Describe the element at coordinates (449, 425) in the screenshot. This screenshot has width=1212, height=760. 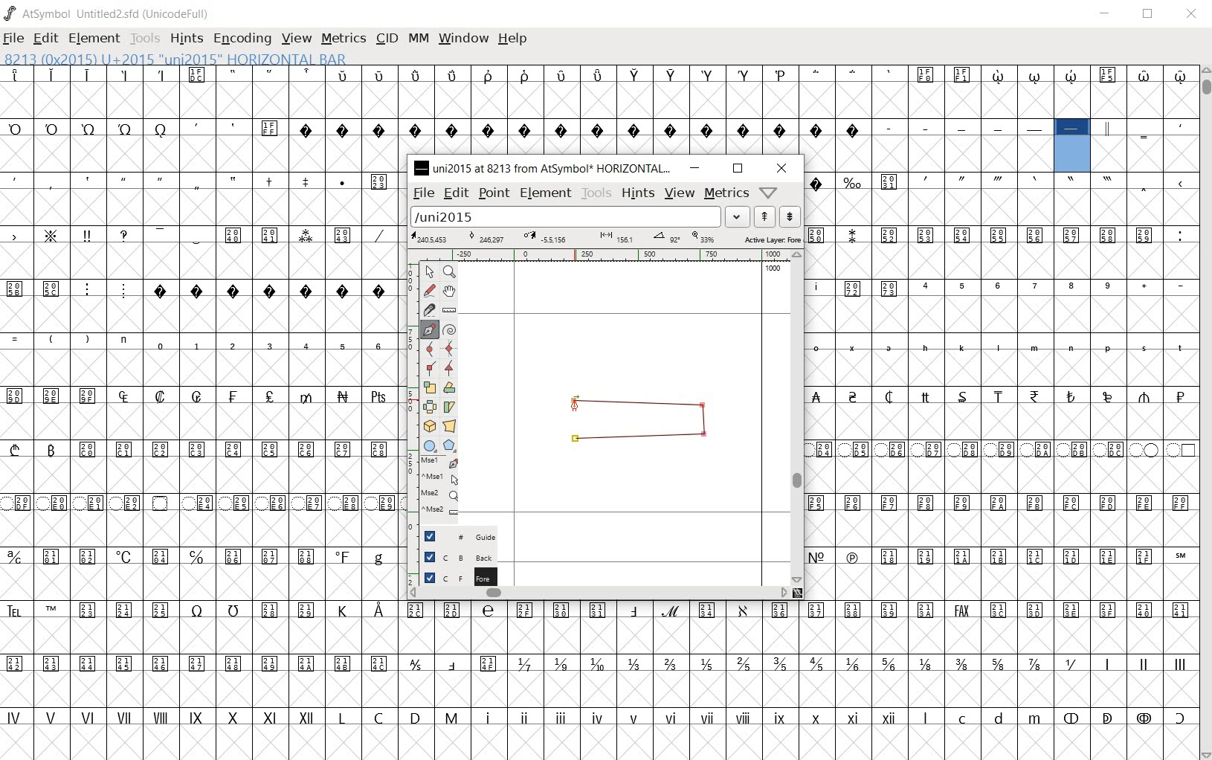
I see `perform a perspective transformation on the selection` at that location.